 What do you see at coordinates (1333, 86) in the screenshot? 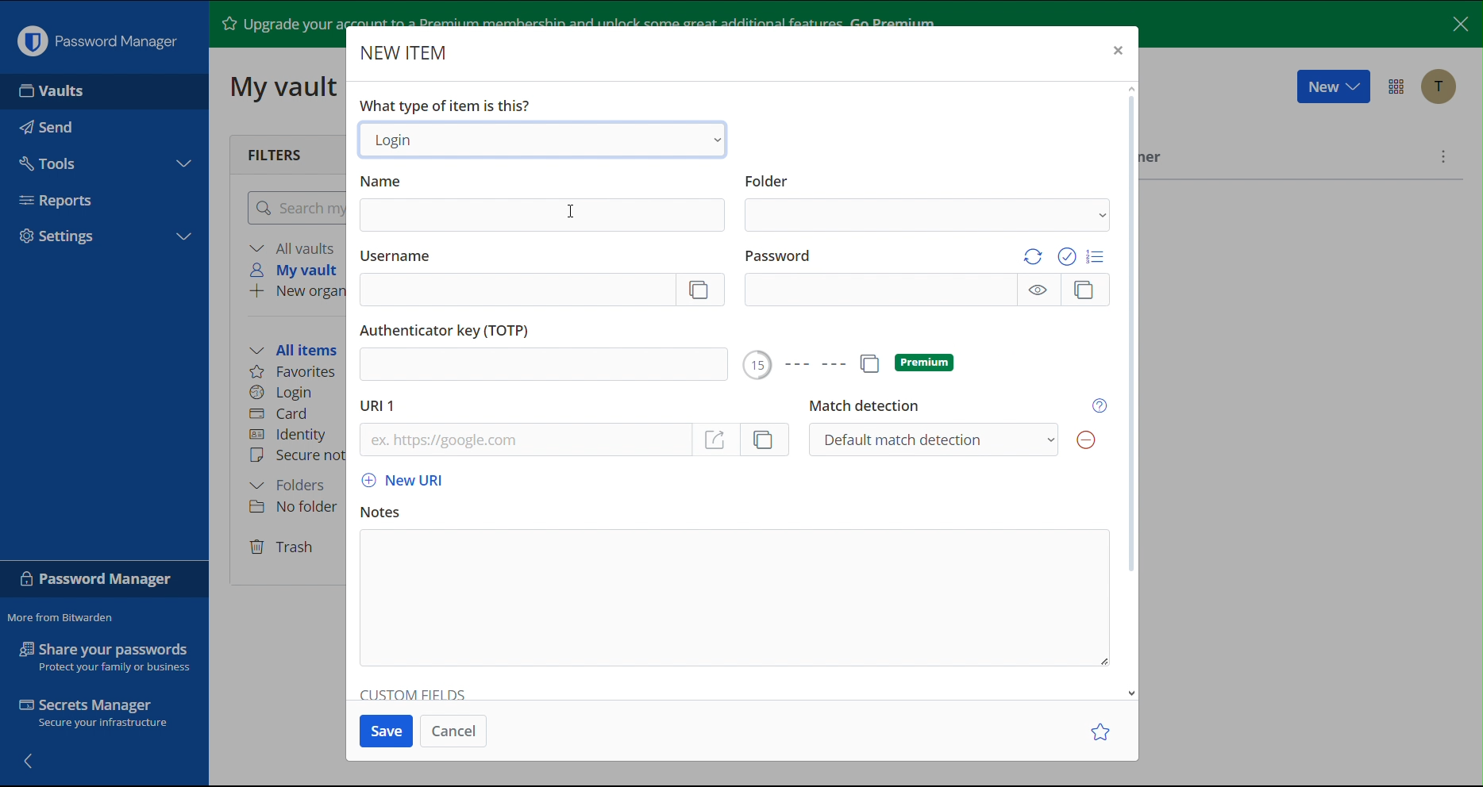
I see `New` at bounding box center [1333, 86].